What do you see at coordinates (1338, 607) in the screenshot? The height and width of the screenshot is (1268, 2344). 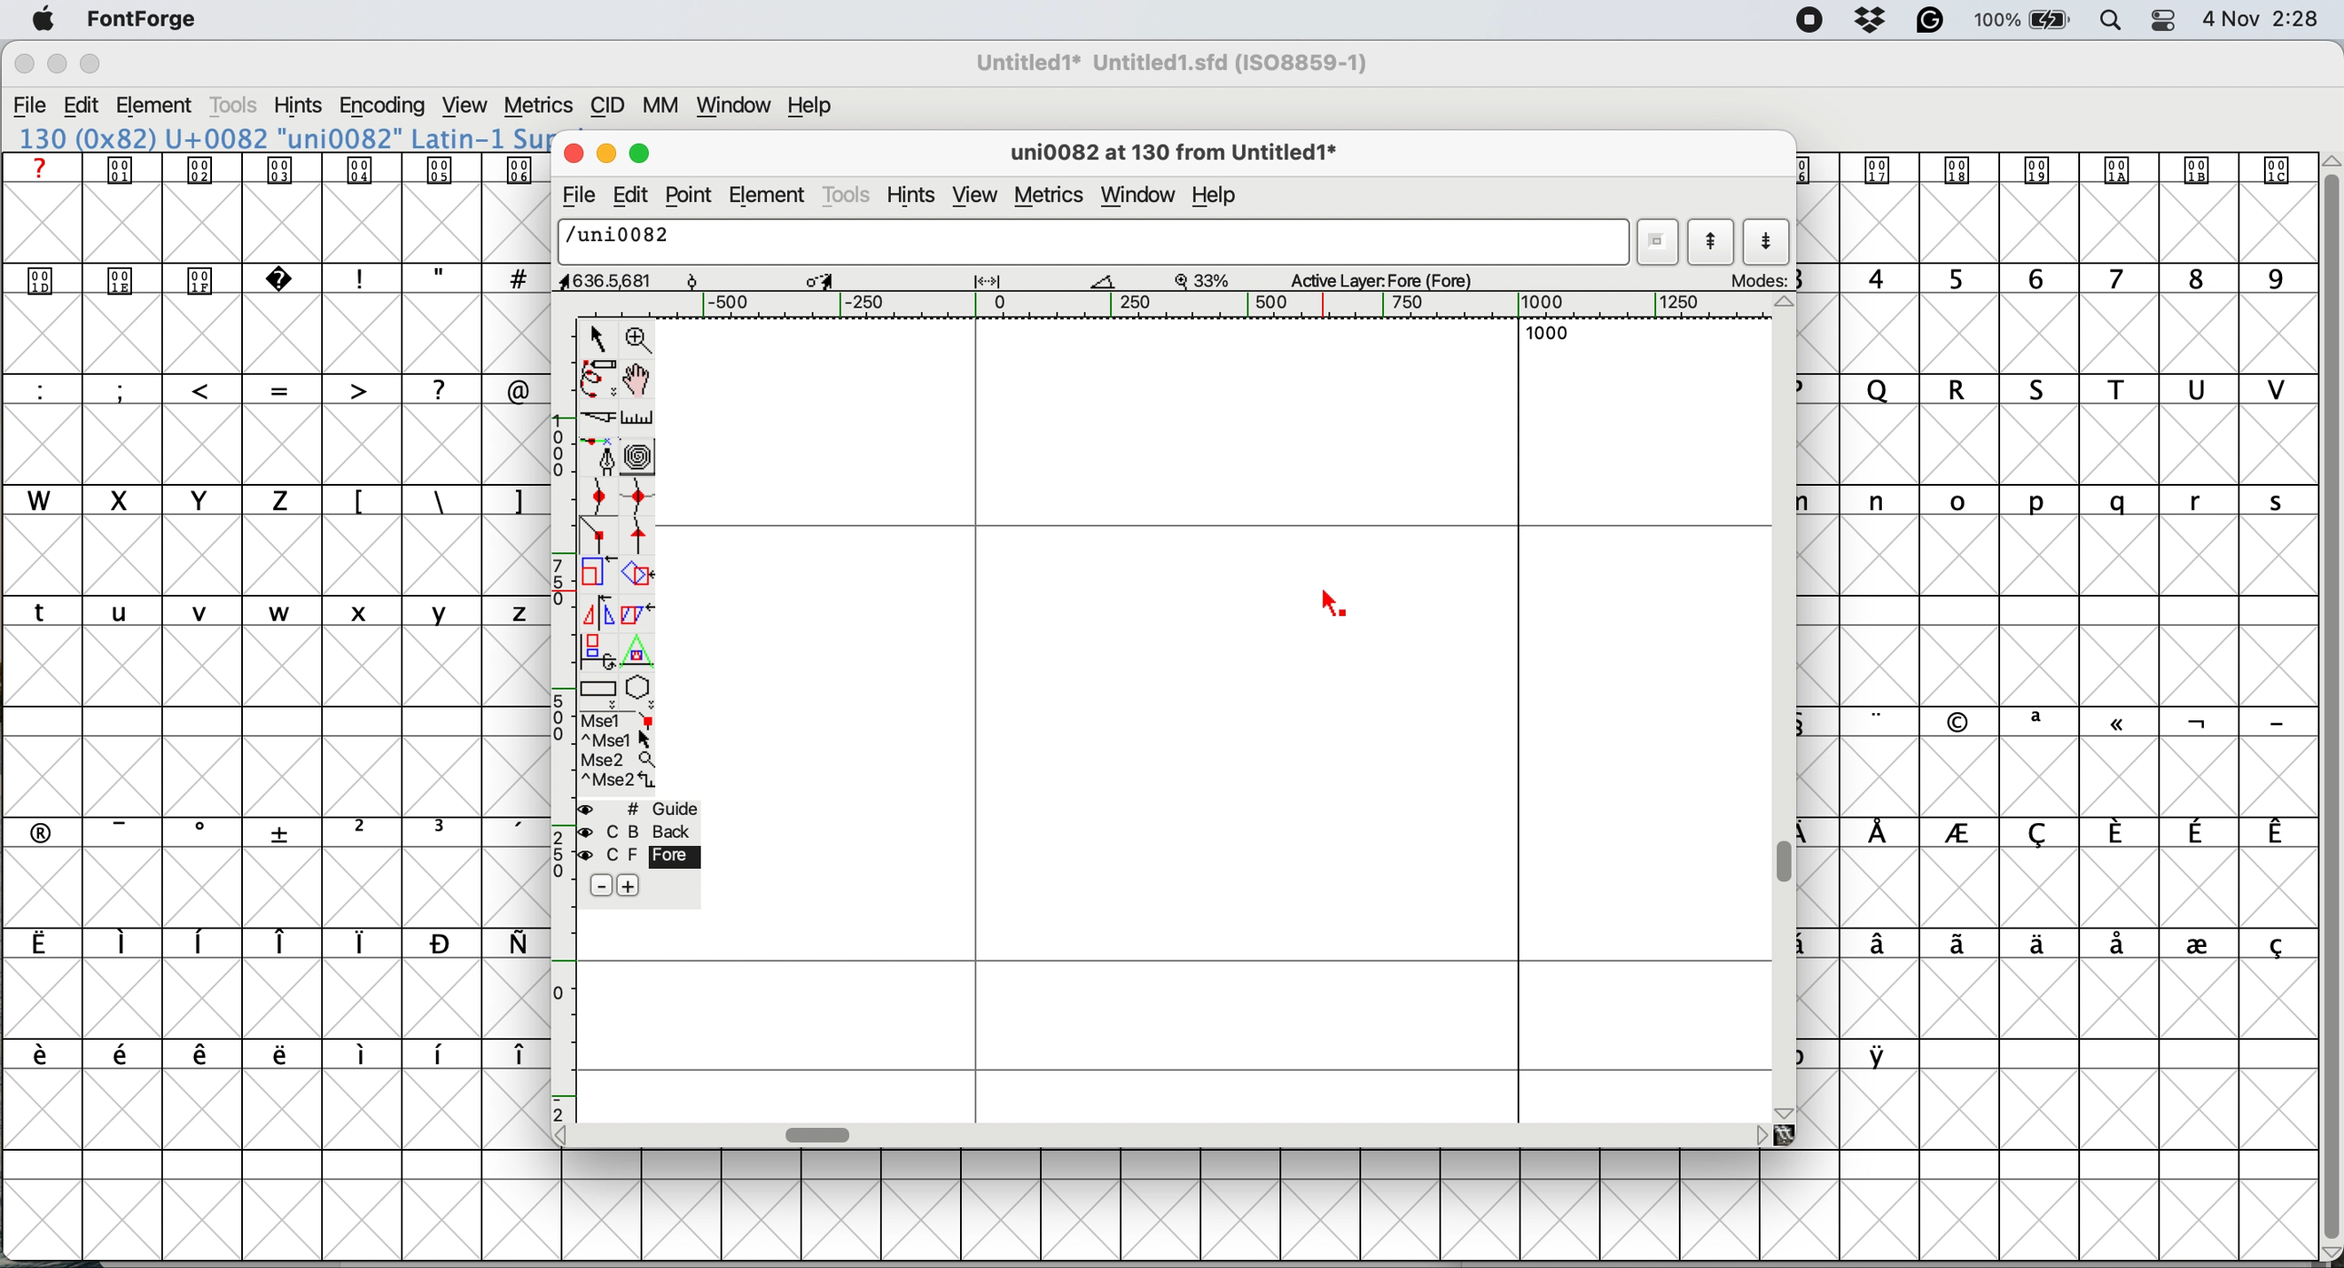 I see `cursor` at bounding box center [1338, 607].